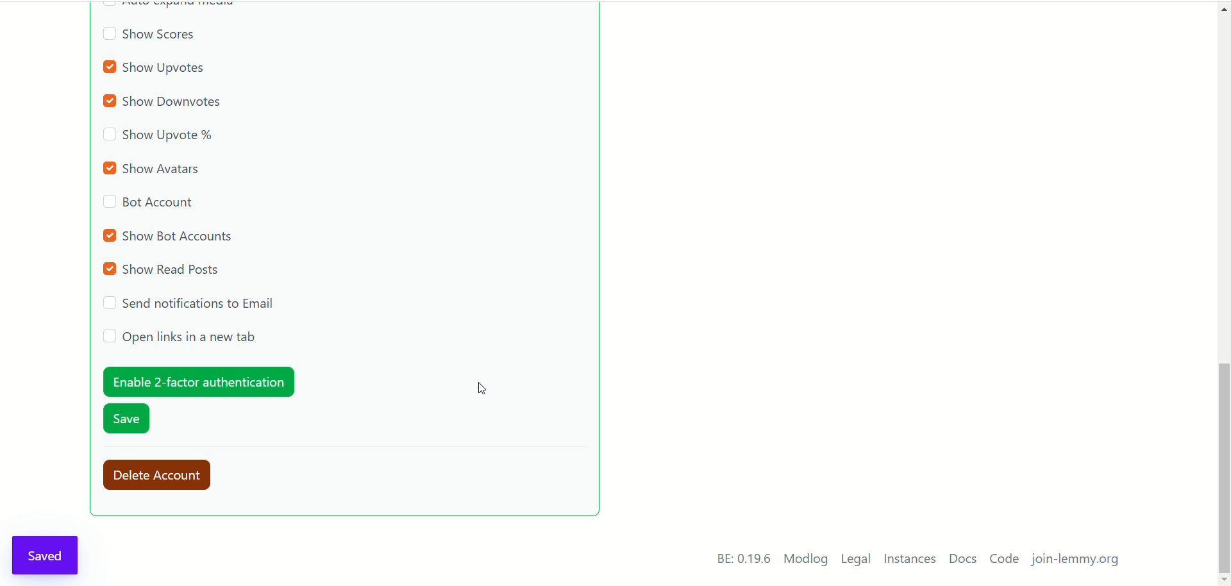  I want to click on code, so click(1005, 560).